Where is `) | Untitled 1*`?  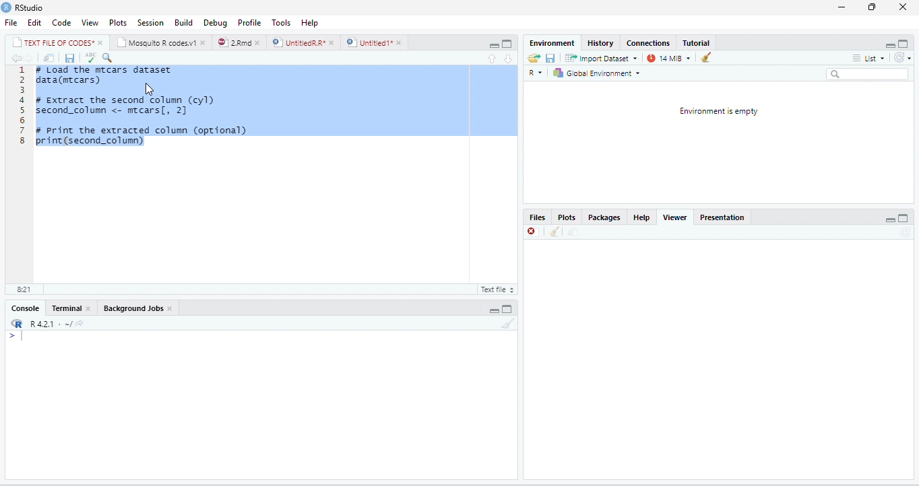
) | Untitled 1* is located at coordinates (369, 42).